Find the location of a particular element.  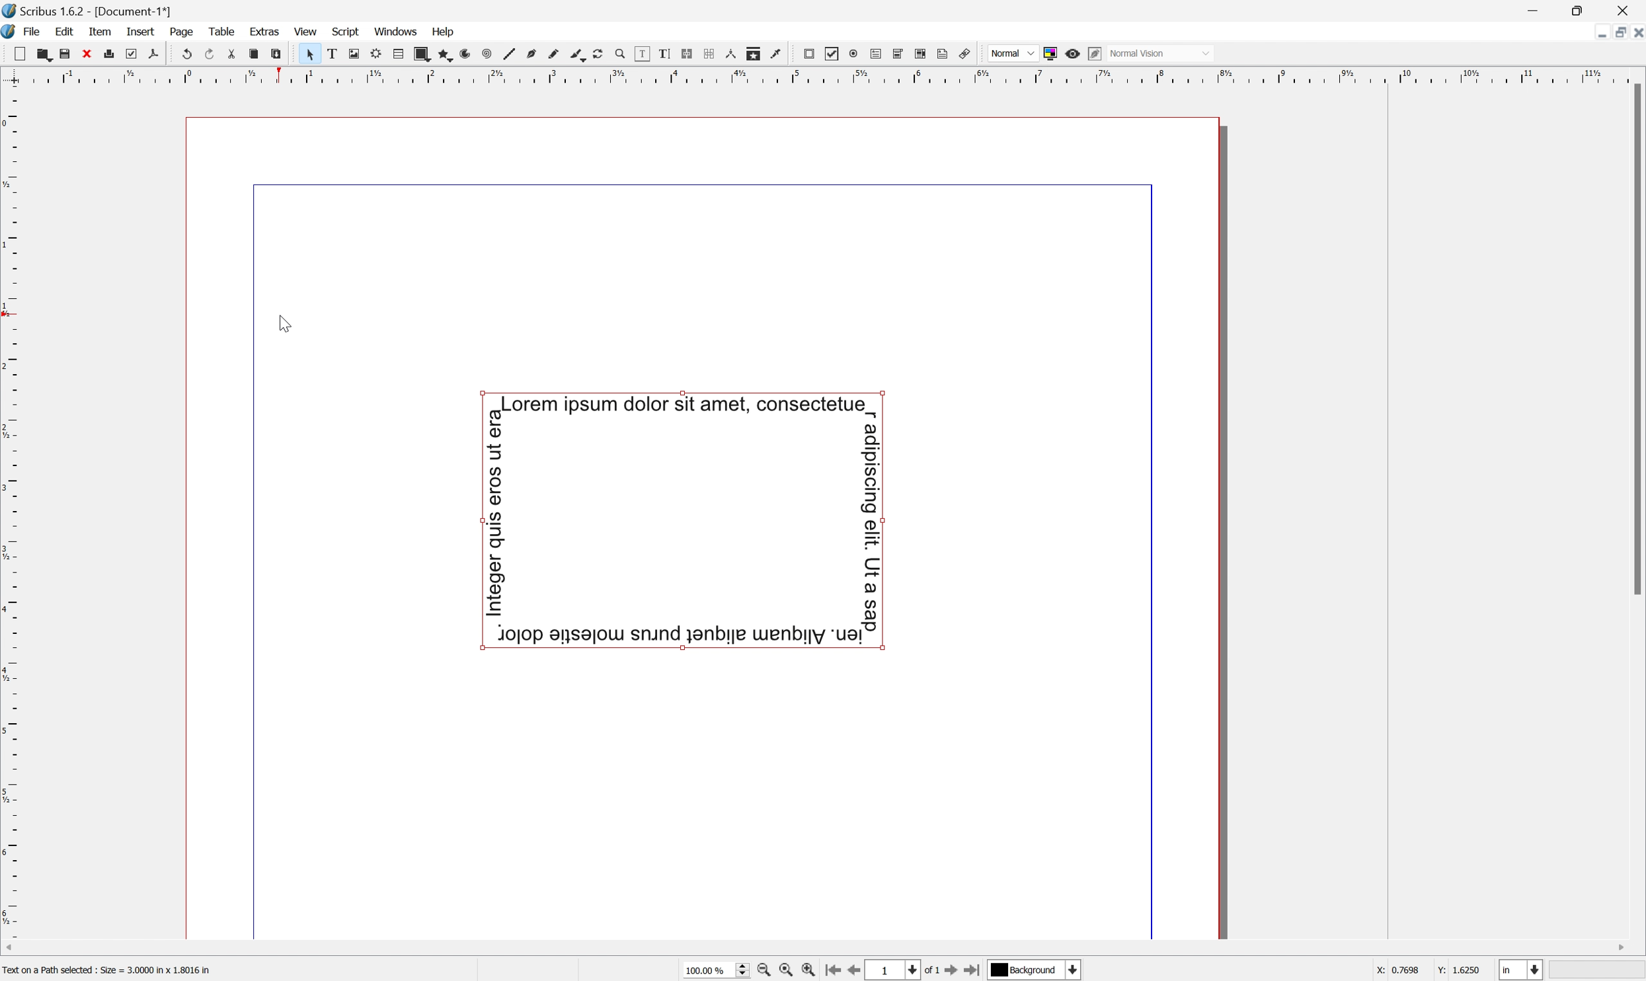

Redo is located at coordinates (209, 54).